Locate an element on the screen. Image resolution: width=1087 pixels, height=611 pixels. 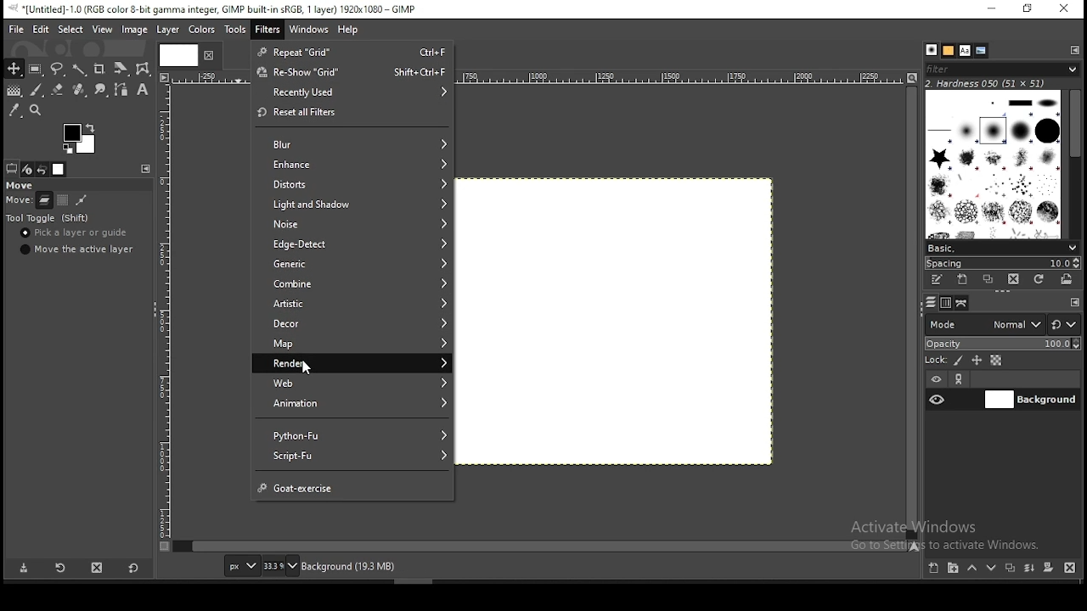
light and shadow is located at coordinates (352, 203).